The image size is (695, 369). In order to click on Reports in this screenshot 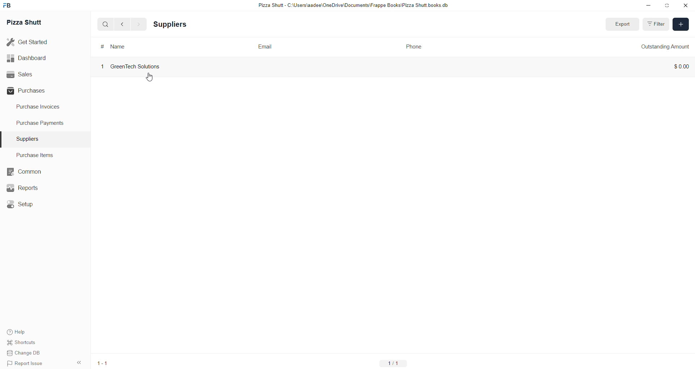, I will do `click(24, 188)`.